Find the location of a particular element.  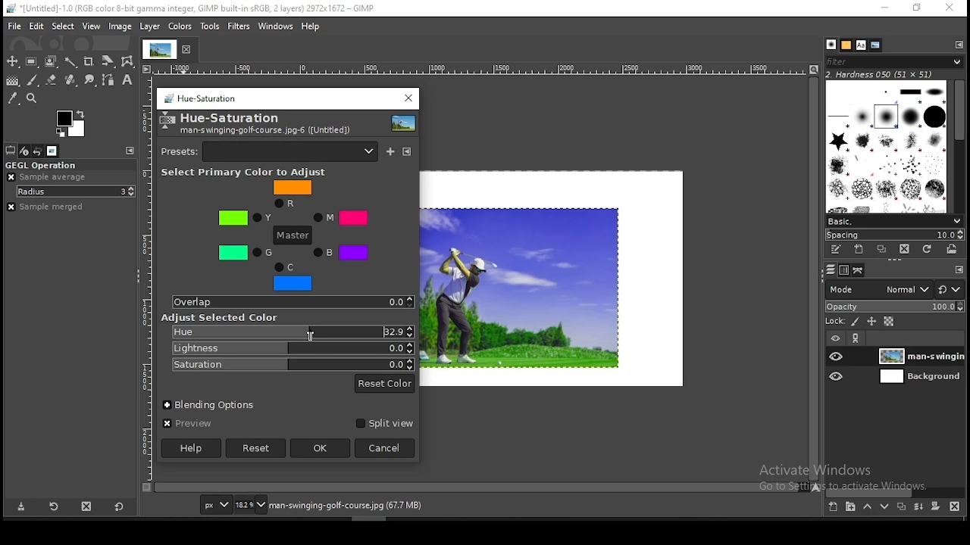

reset is located at coordinates (255, 449).